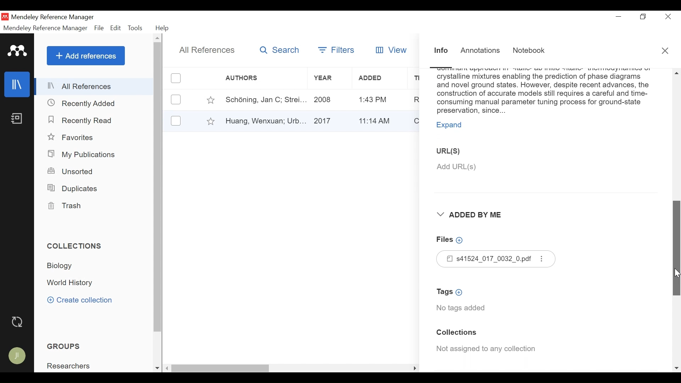 This screenshot has width=681, height=383. What do you see at coordinates (378, 78) in the screenshot?
I see `Added` at bounding box center [378, 78].